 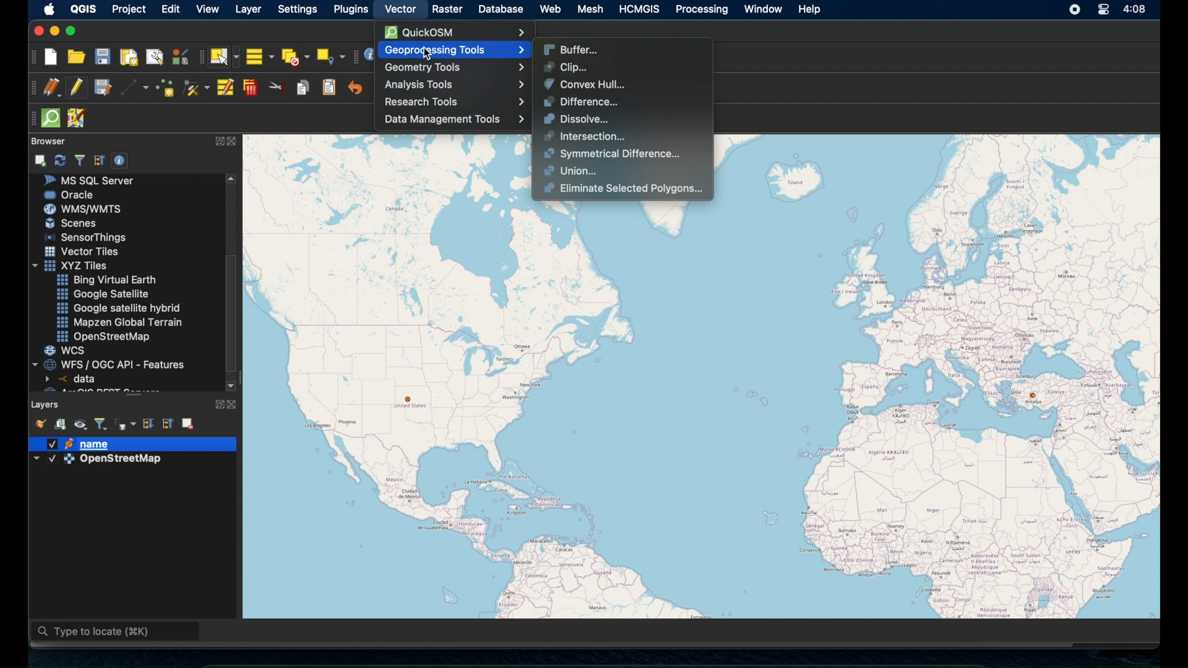 I want to click on data, so click(x=72, y=379).